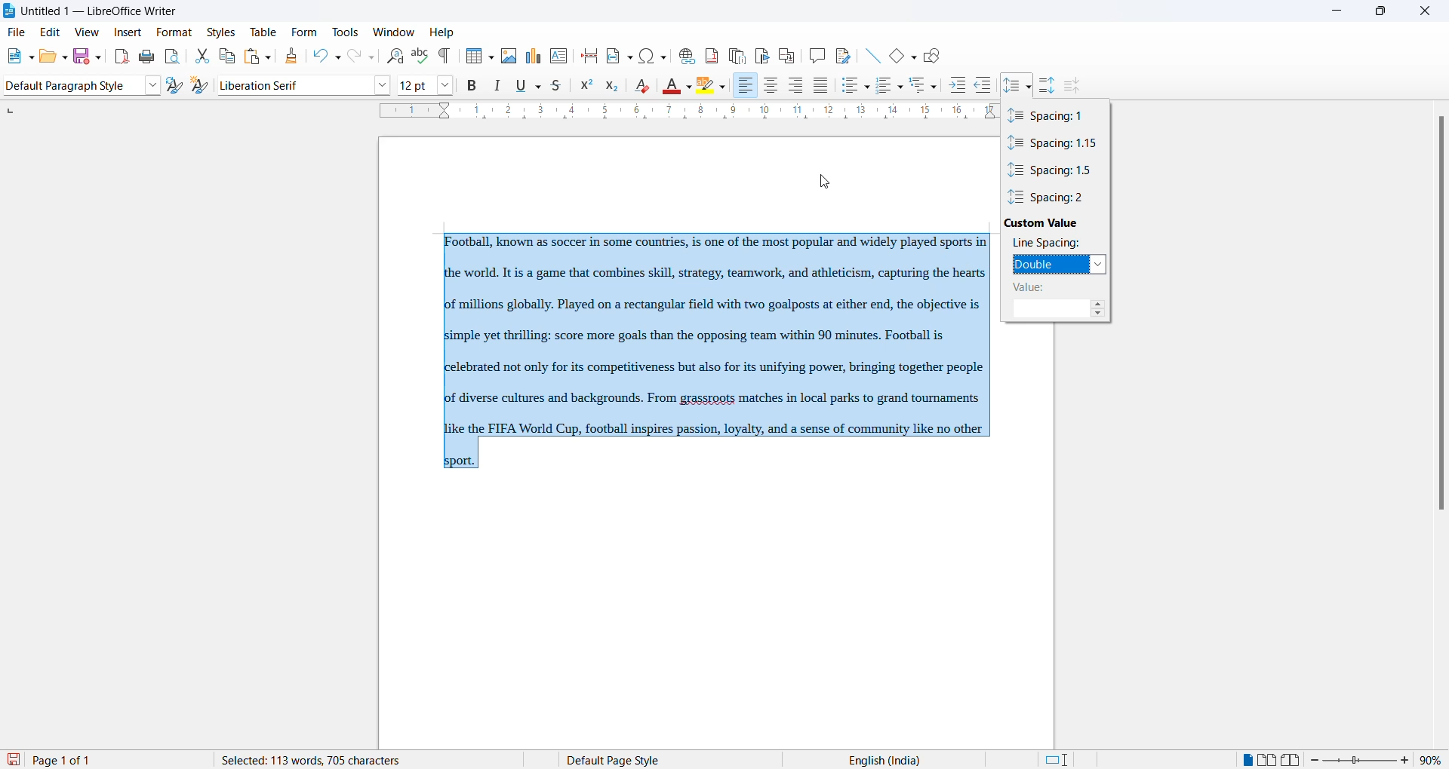 Image resolution: width=1449 pixels, height=769 pixels. Describe the element at coordinates (789, 56) in the screenshot. I see `insert cross-reference` at that location.